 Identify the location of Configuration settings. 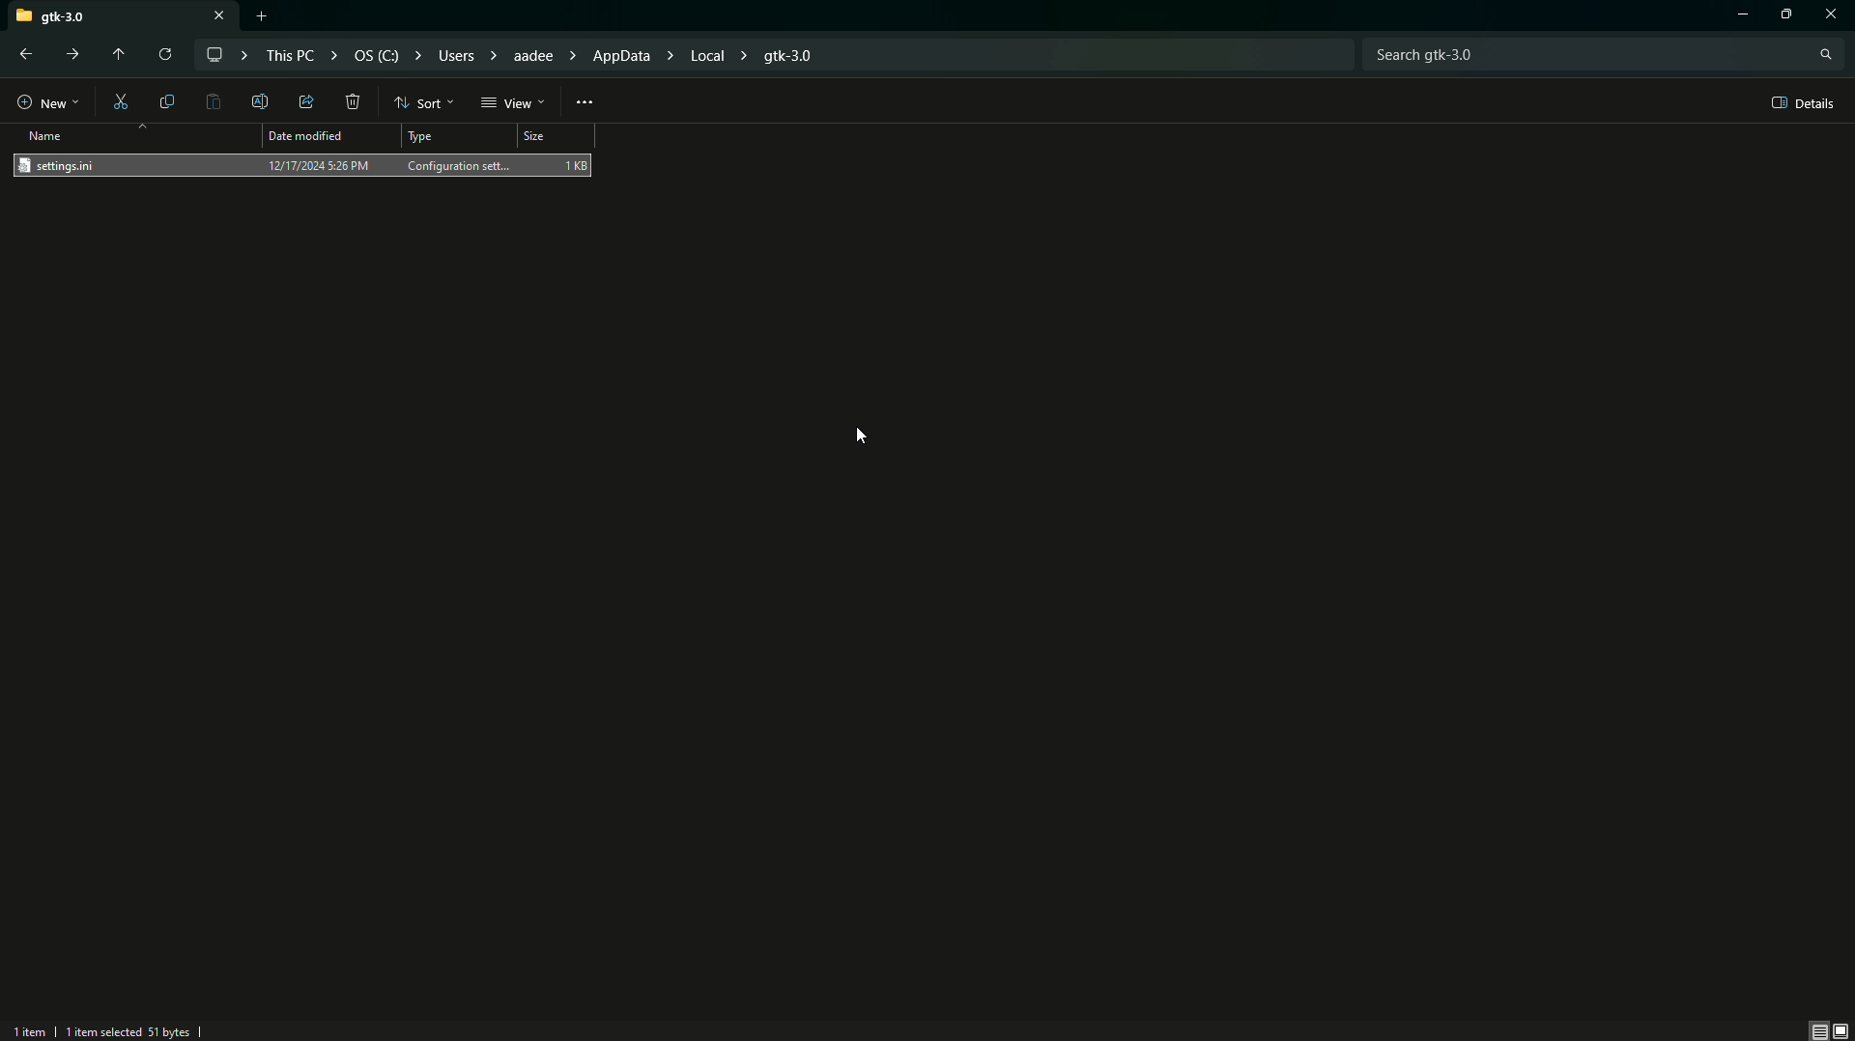
(461, 164).